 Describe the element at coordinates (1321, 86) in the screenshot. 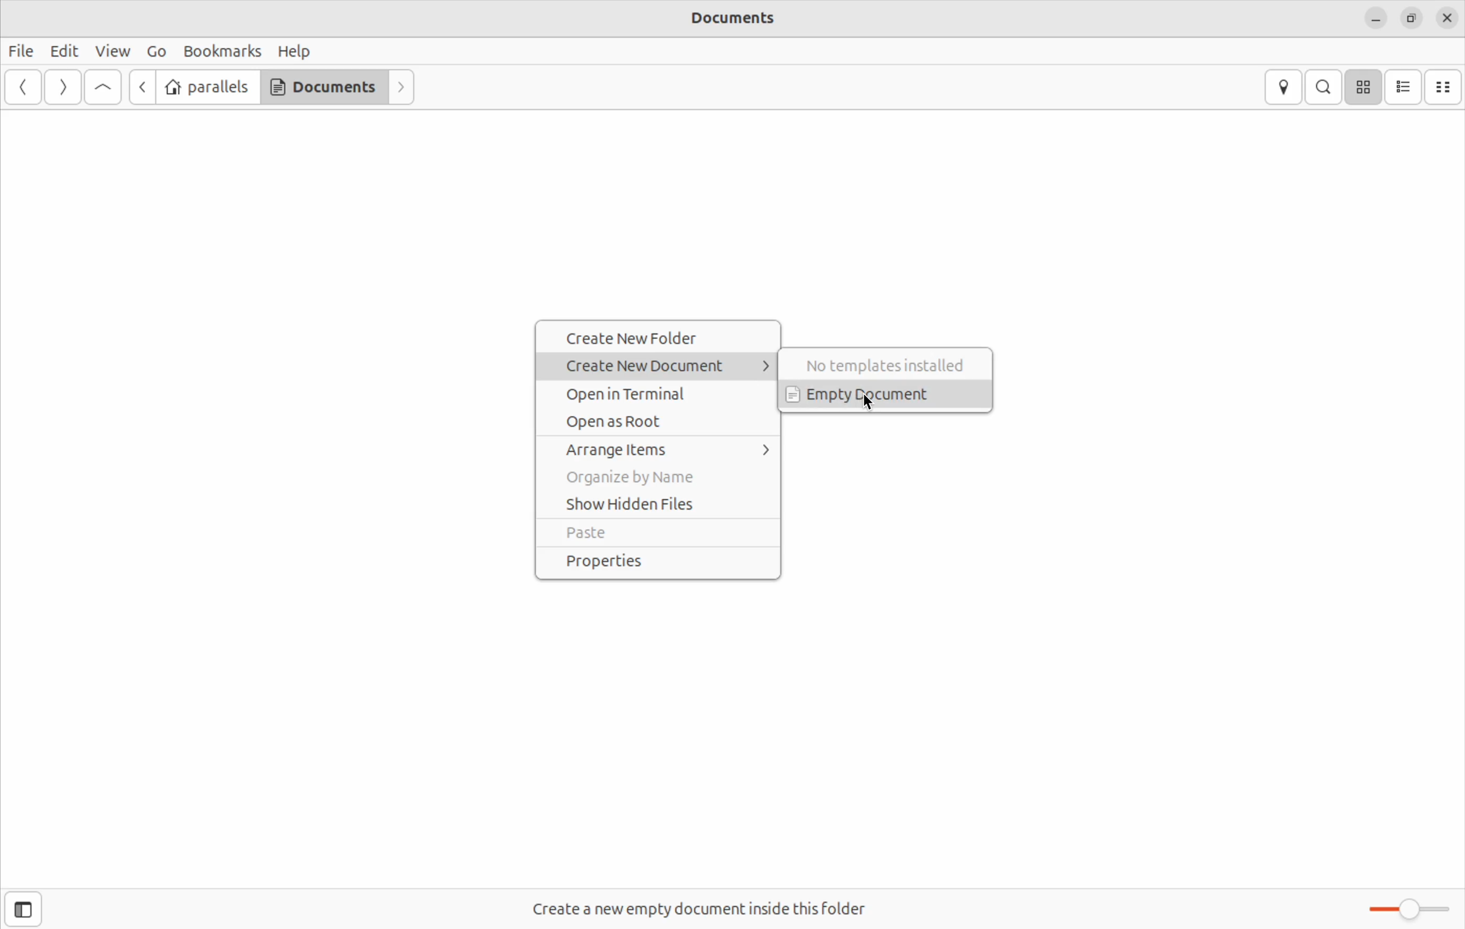

I see `search bar` at that location.